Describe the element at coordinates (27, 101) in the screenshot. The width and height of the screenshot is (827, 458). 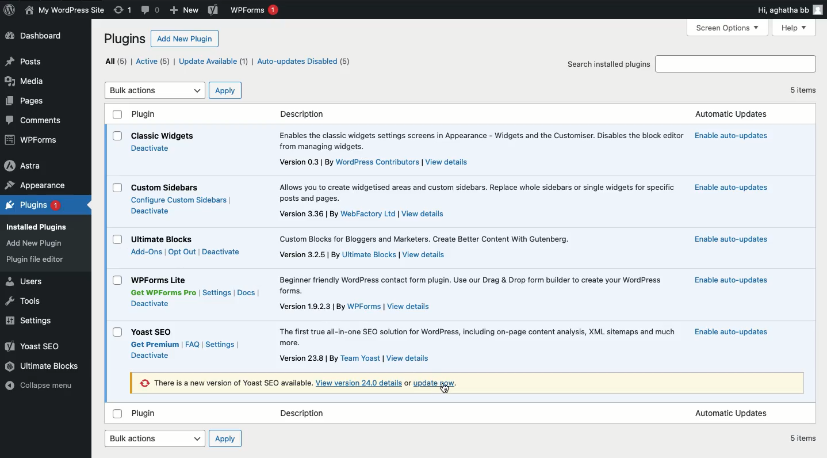
I see `Pages` at that location.